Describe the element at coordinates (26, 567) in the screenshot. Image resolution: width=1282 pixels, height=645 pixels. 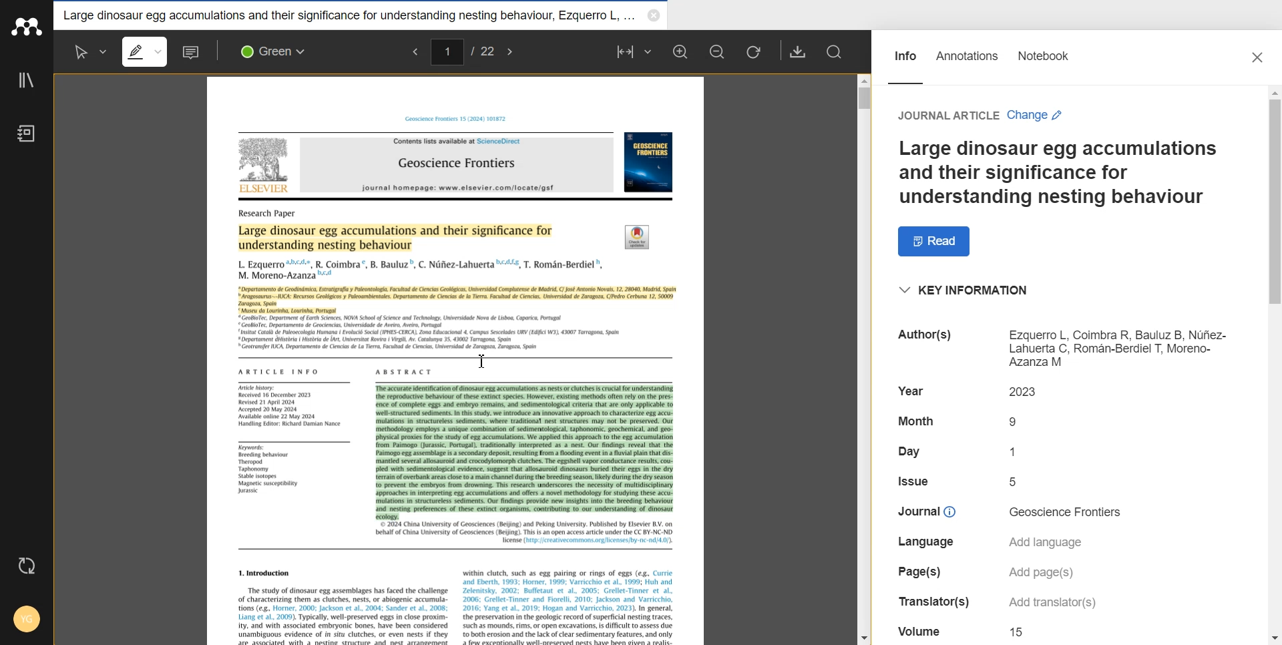
I see `Auto sync` at that location.